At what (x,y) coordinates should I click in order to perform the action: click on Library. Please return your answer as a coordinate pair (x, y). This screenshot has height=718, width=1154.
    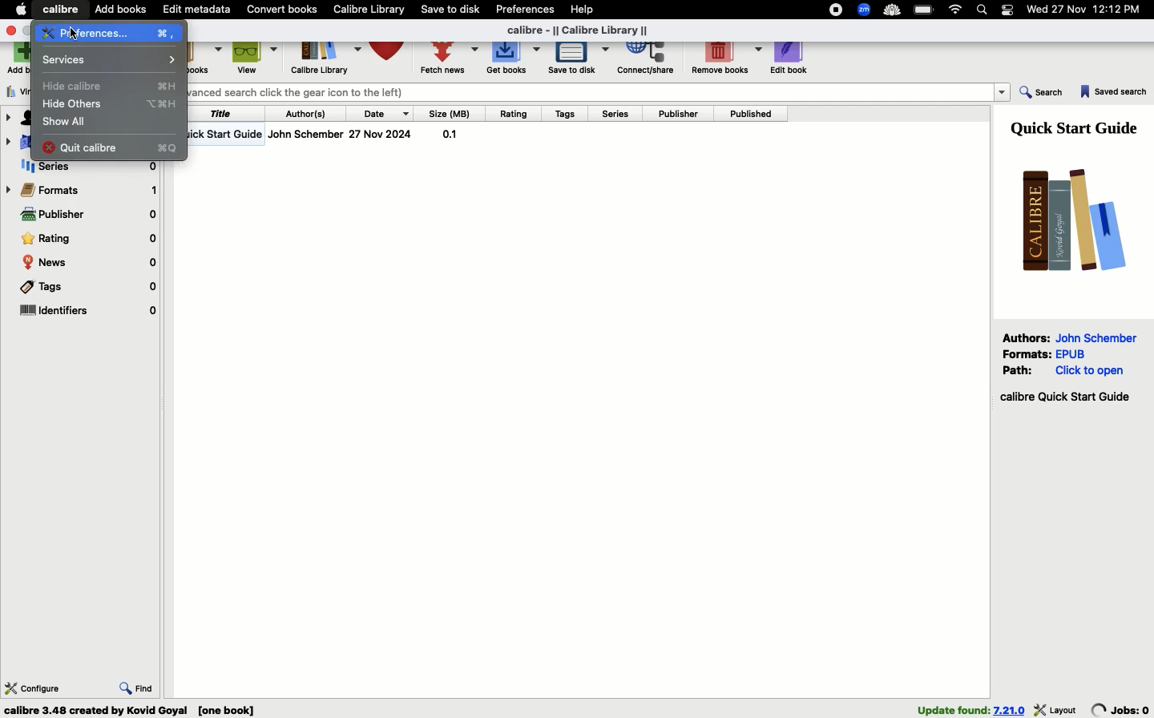
    Looking at the image, I should click on (389, 61).